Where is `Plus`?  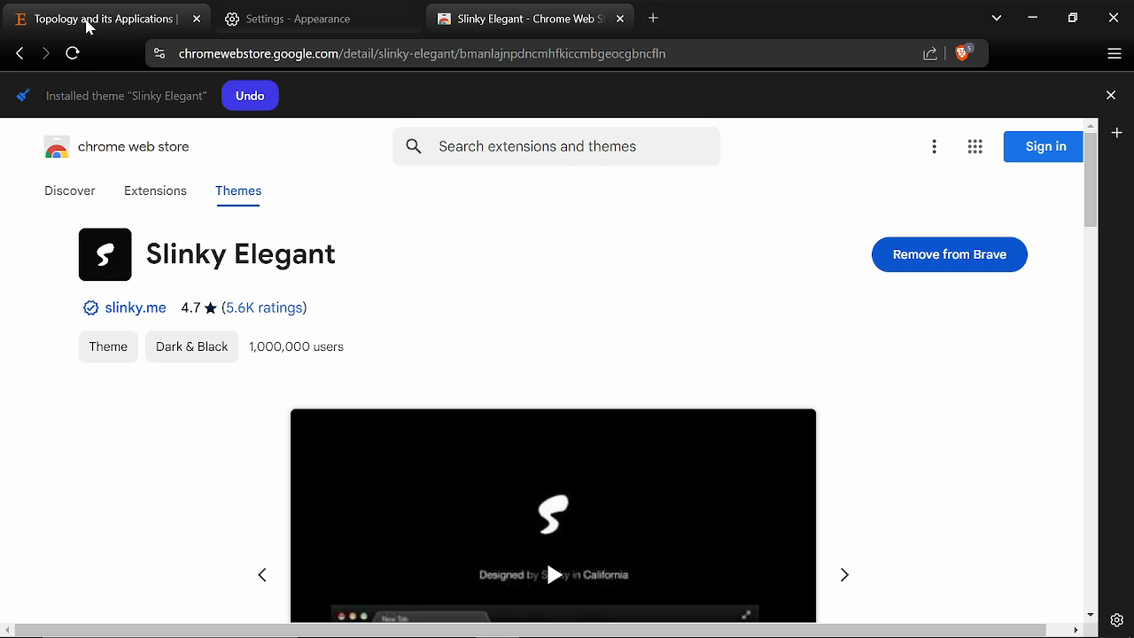
Plus is located at coordinates (1122, 132).